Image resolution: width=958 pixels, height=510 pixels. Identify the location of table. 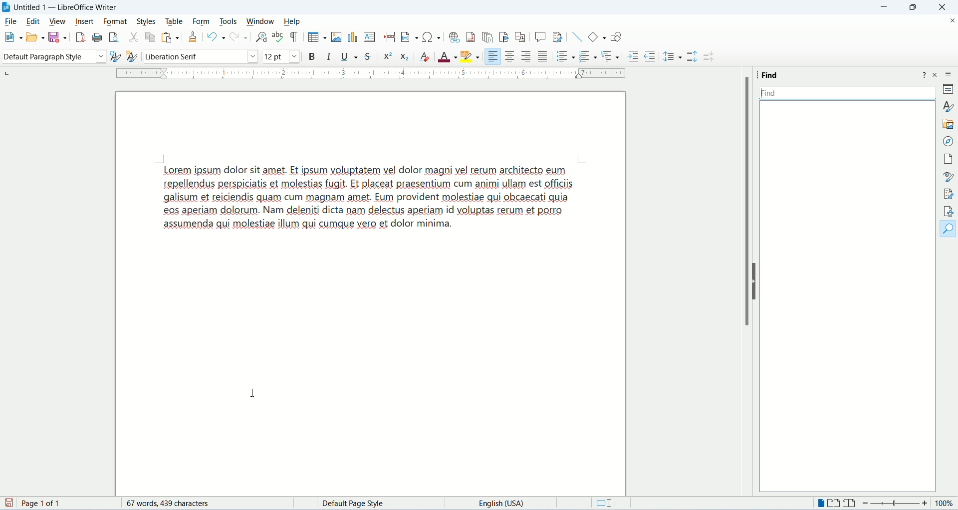
(174, 21).